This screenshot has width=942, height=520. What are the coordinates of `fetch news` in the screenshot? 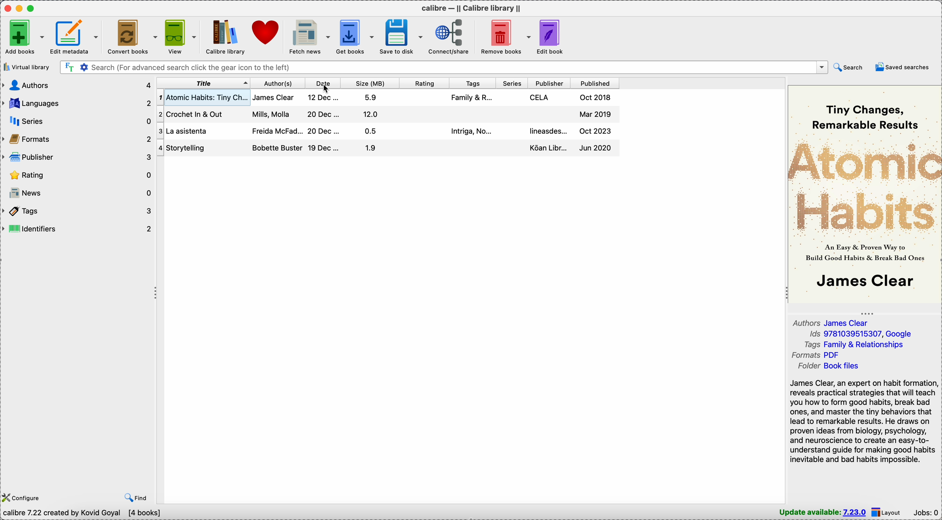 It's located at (310, 37).